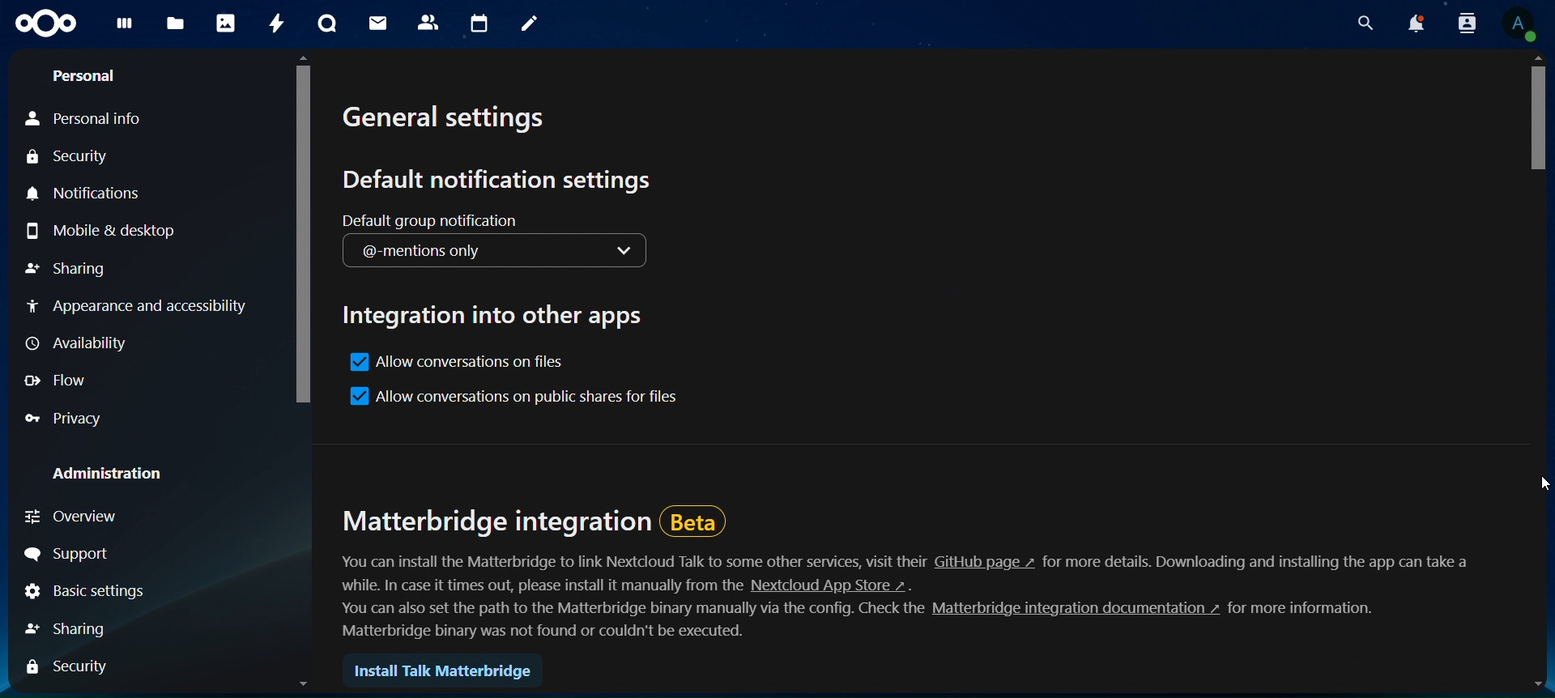 The width and height of the screenshot is (1555, 698). Describe the element at coordinates (985, 562) in the screenshot. I see `hyperlink` at that location.